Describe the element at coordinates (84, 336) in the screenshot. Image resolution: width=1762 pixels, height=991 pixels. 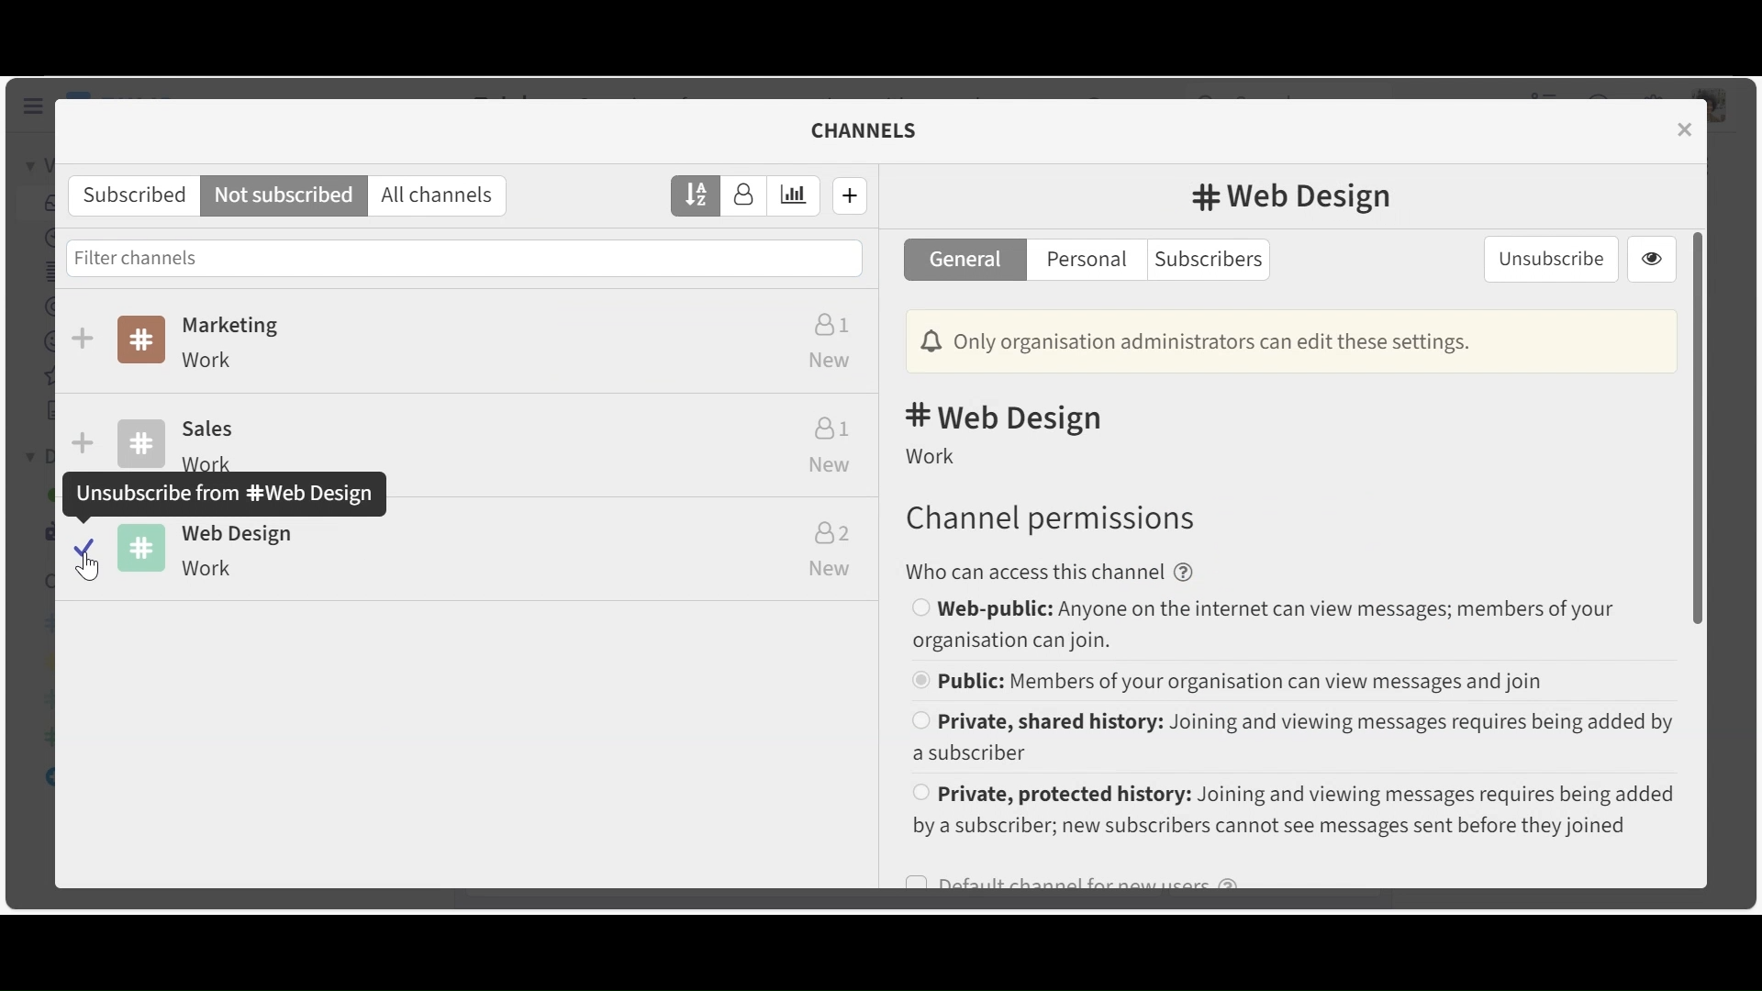
I see `Subscribe/unsubscribe` at that location.